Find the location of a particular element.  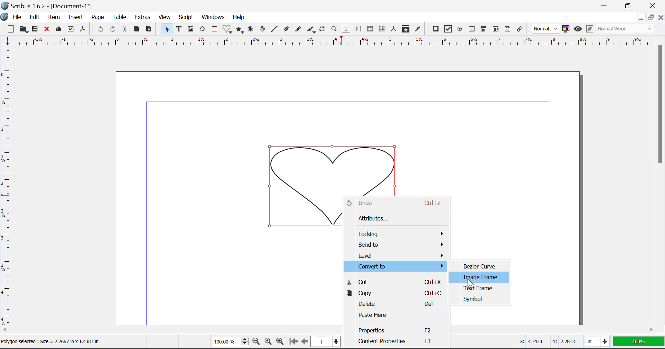

Redo is located at coordinates (113, 29).